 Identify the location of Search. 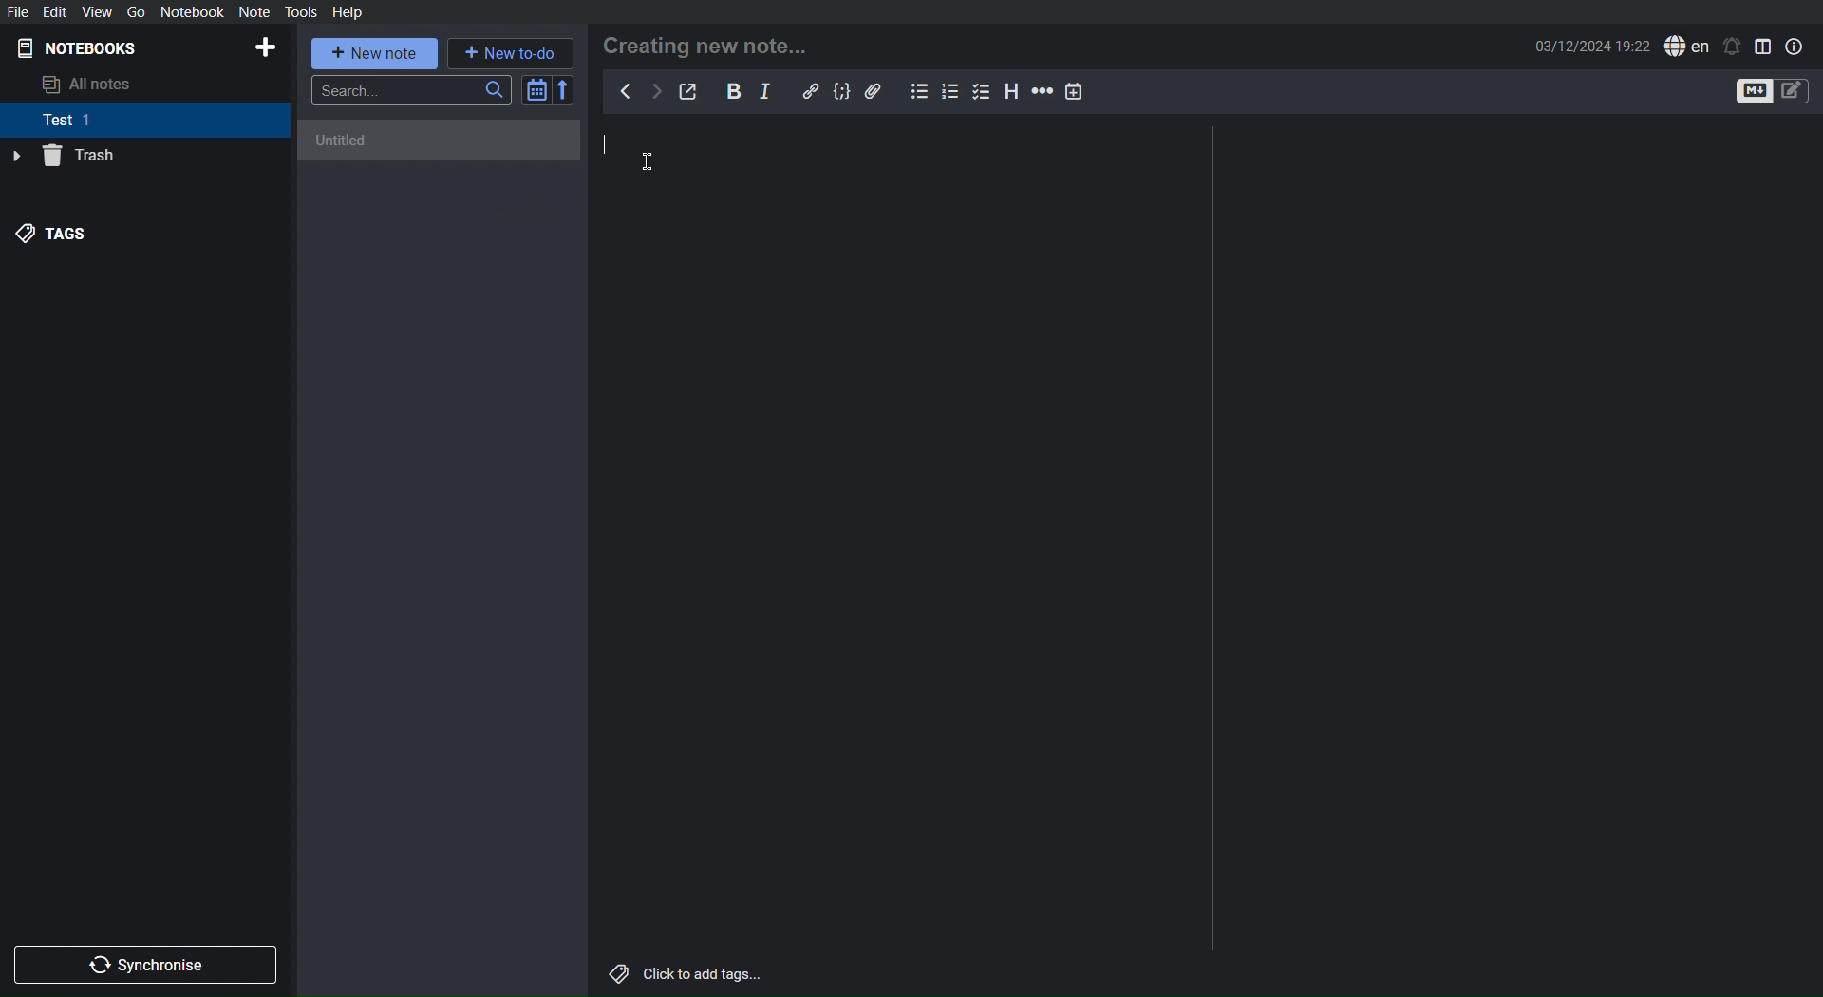
(411, 91).